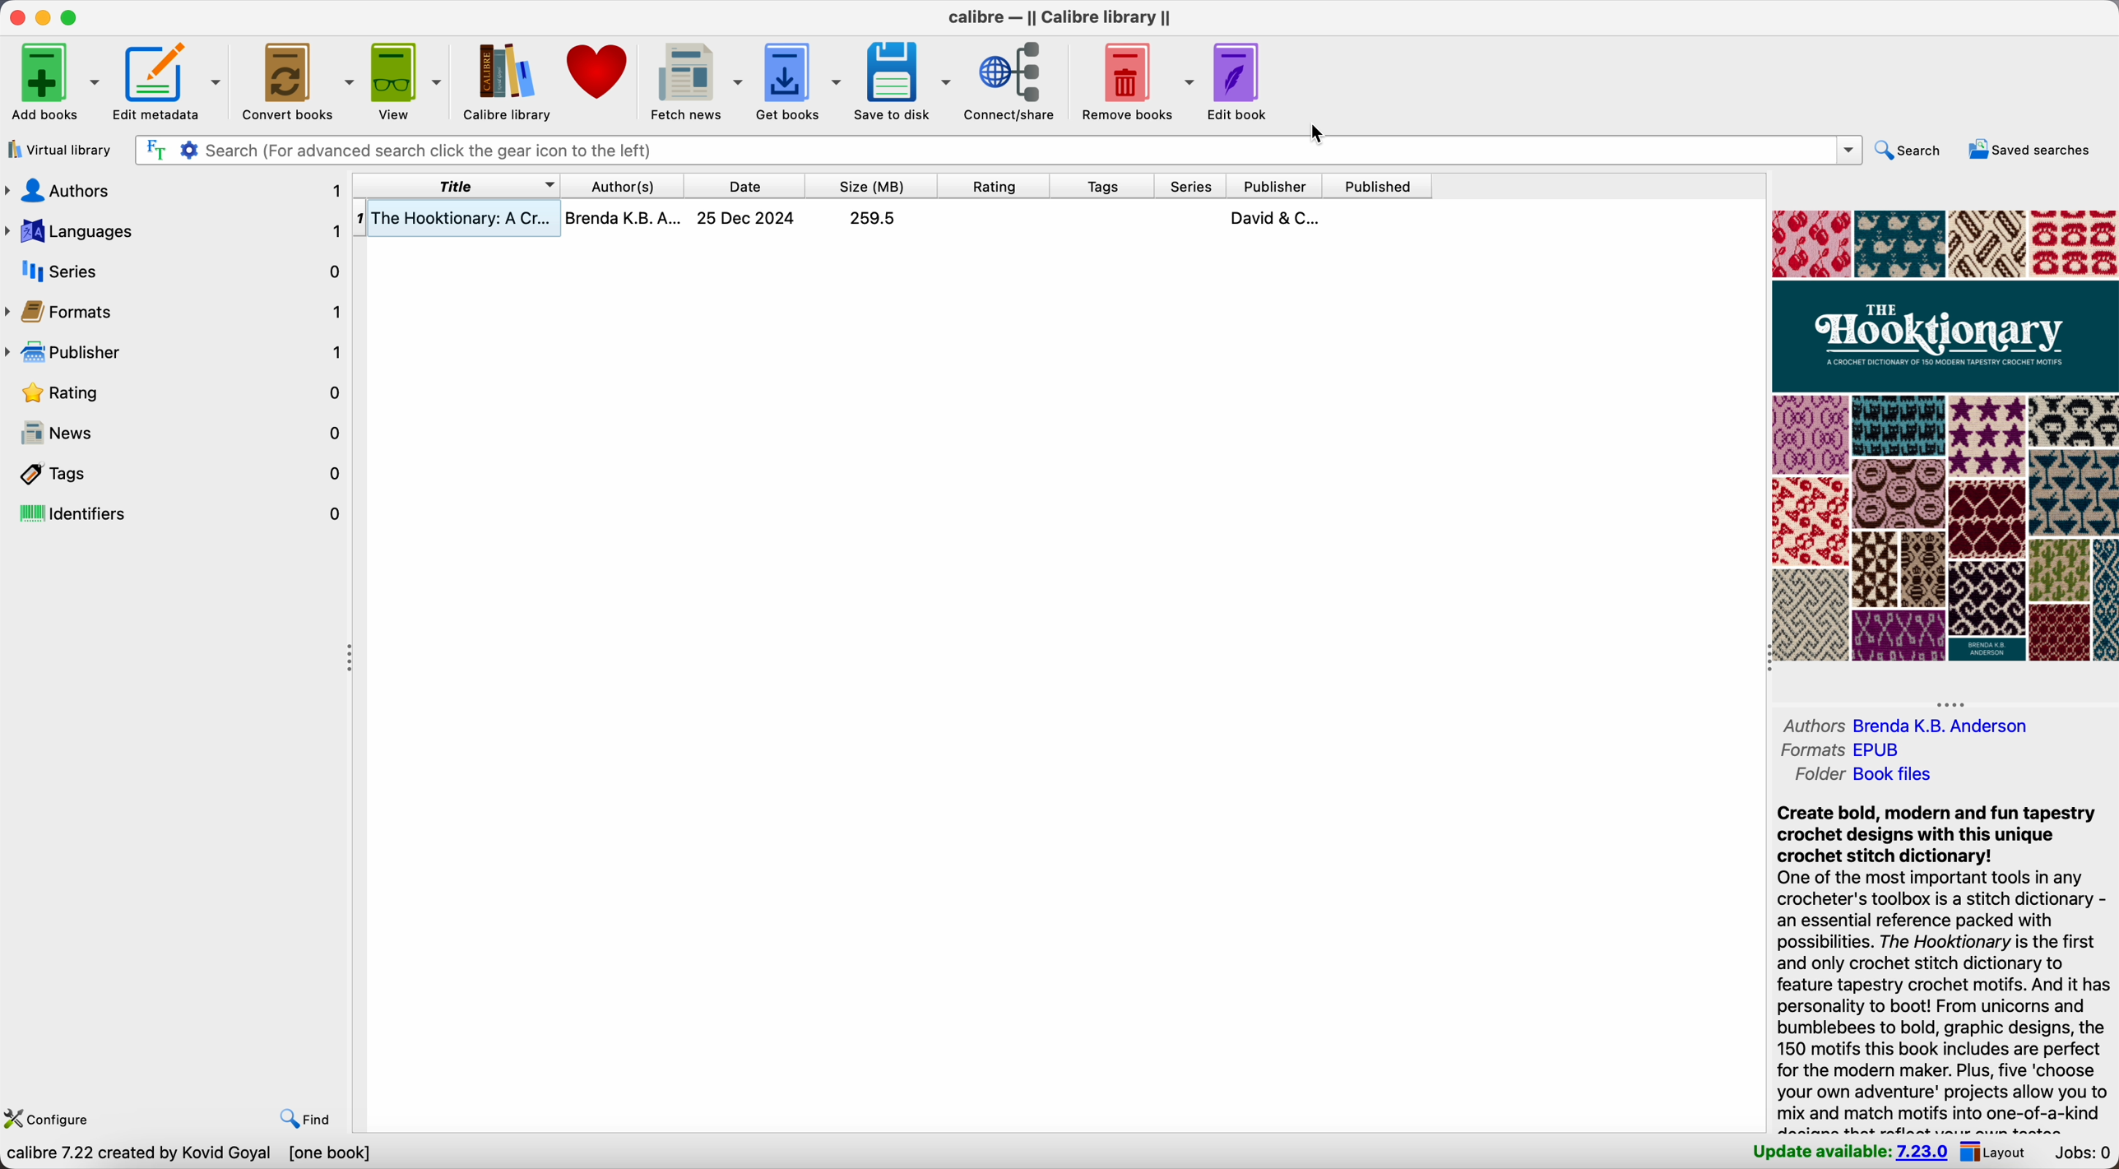  Describe the element at coordinates (1852, 1153) in the screenshot. I see `update available` at that location.